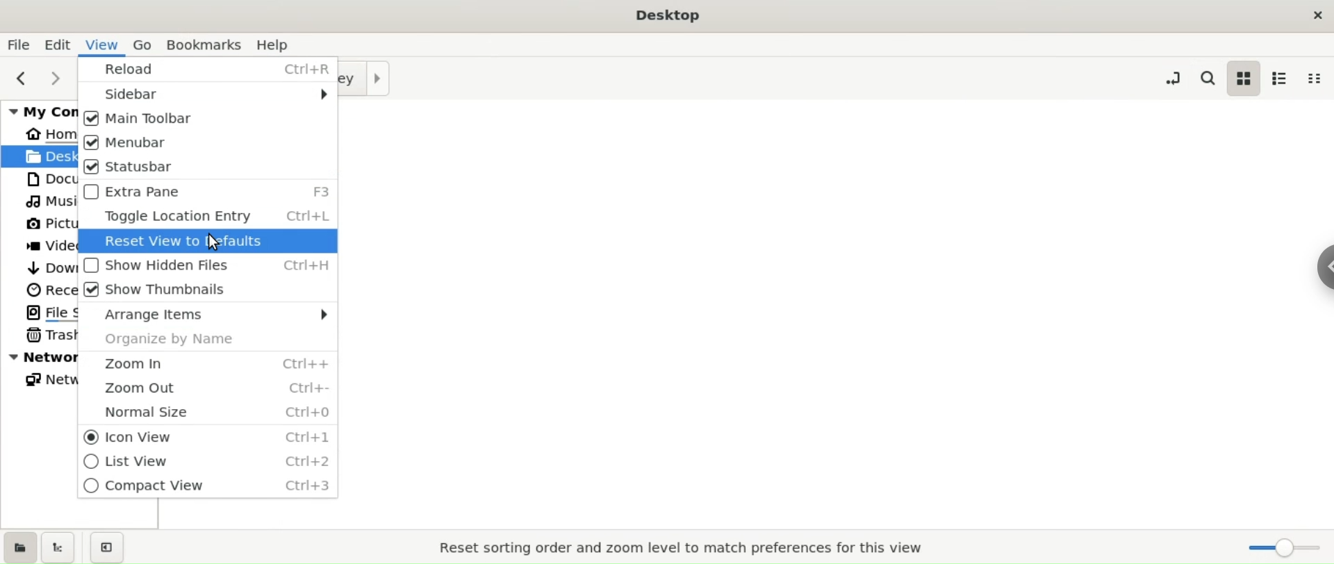 The width and height of the screenshot is (1334, 564). I want to click on icon view, so click(208, 436).